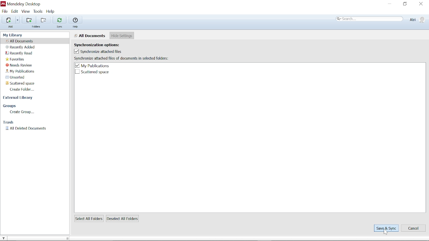 The height and width of the screenshot is (241, 429). What do you see at coordinates (405, 4) in the screenshot?
I see `Restore down` at bounding box center [405, 4].